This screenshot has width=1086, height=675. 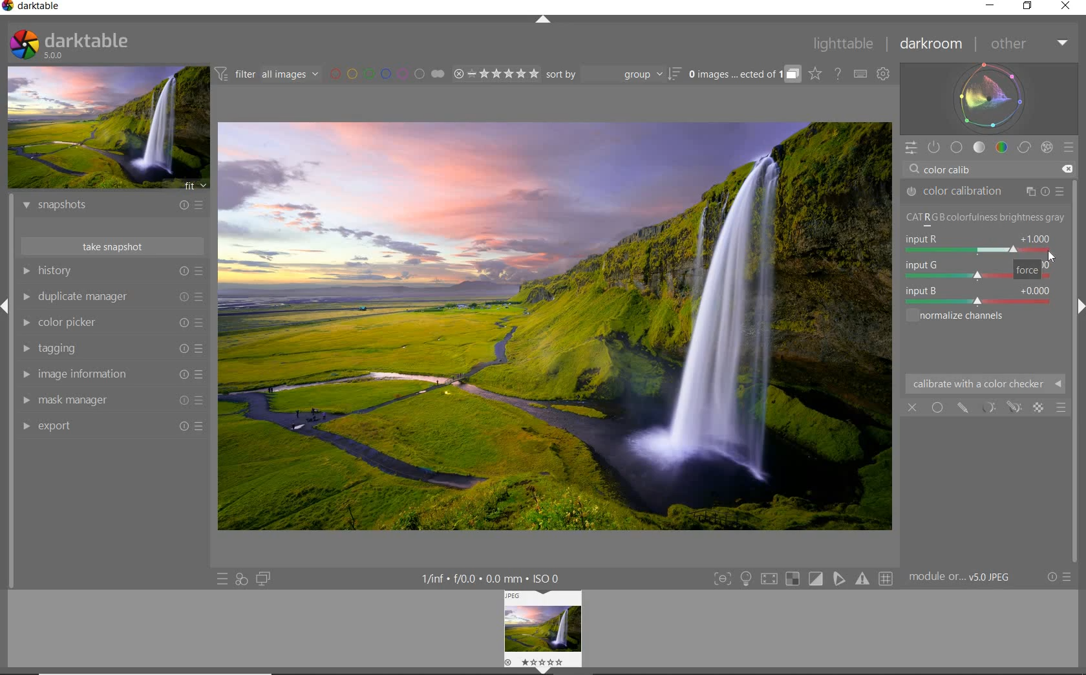 What do you see at coordinates (745, 74) in the screenshot?
I see `EXPAND GROUPED IMAGES` at bounding box center [745, 74].